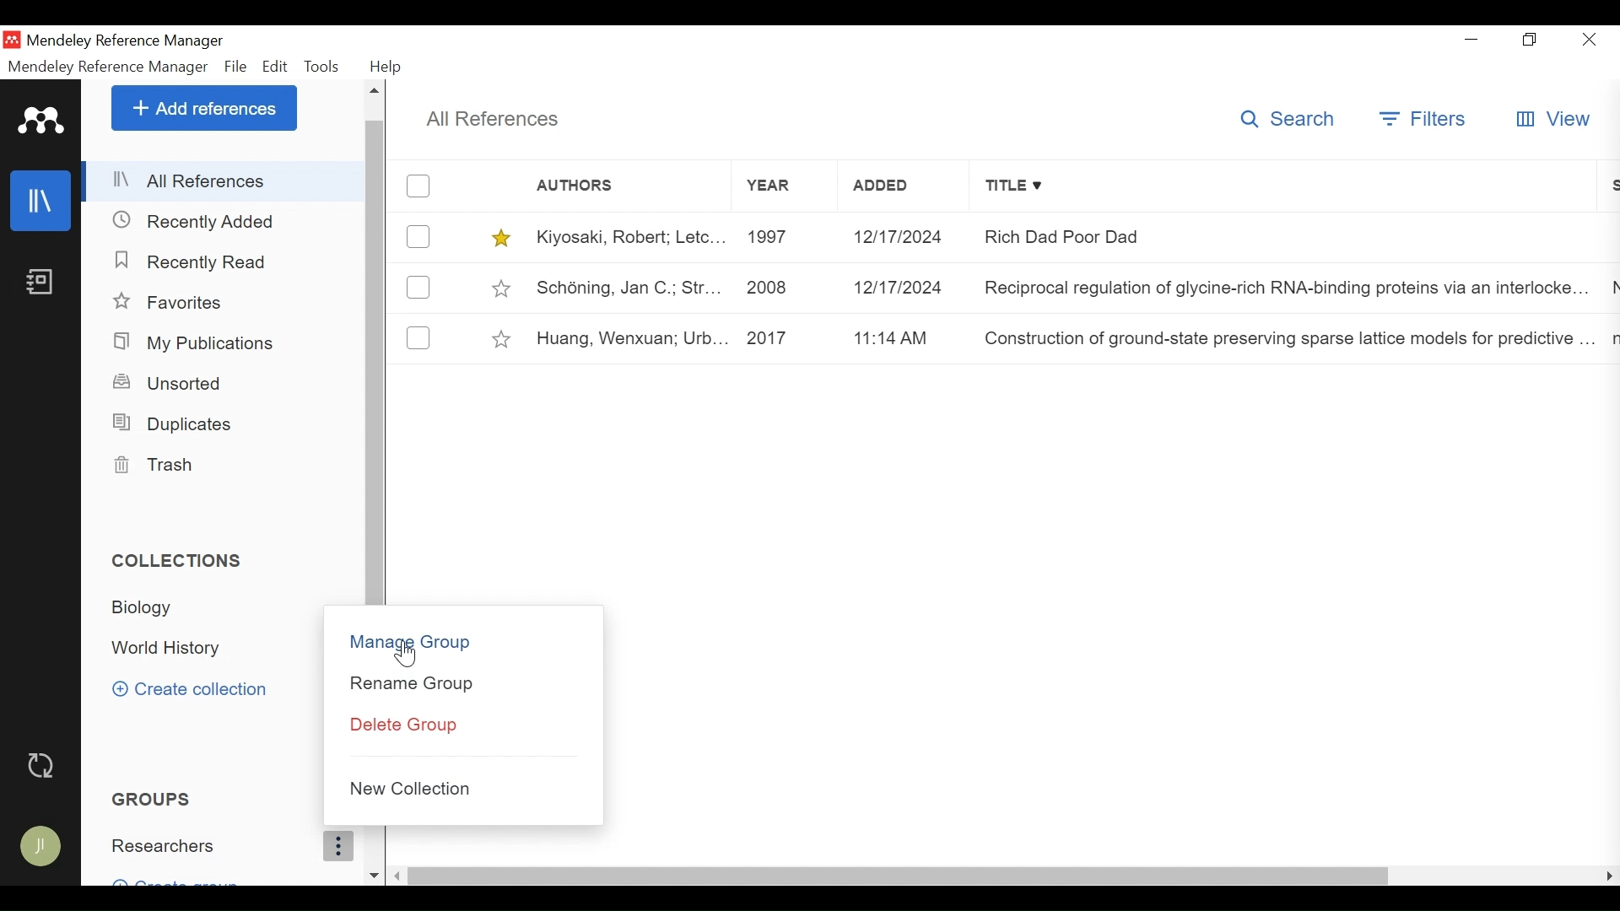 Image resolution: width=1620 pixels, height=911 pixels. I want to click on World History, so click(180, 649).